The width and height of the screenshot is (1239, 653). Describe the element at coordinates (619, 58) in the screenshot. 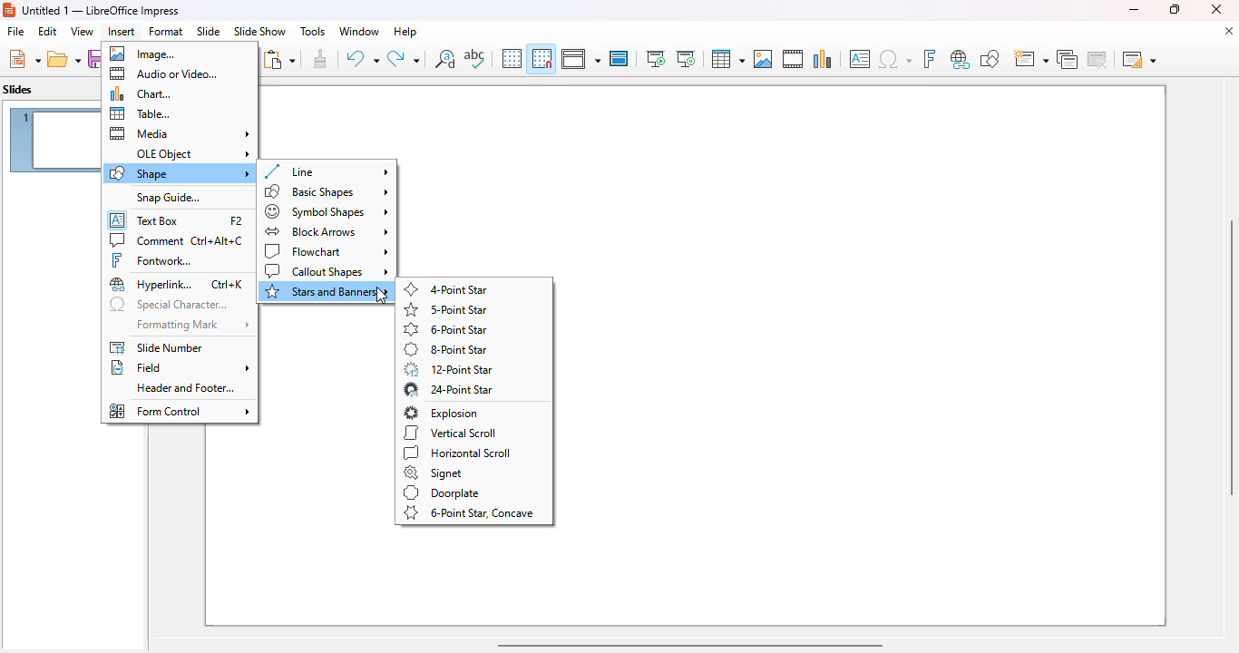

I see `master slide` at that location.